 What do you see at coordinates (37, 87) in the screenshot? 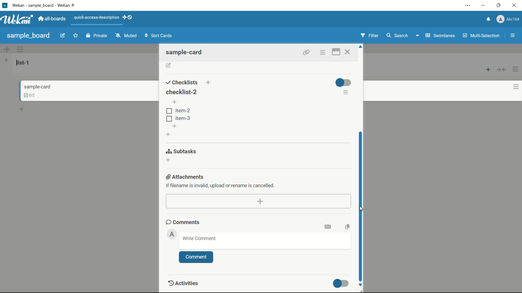
I see `card name` at bounding box center [37, 87].